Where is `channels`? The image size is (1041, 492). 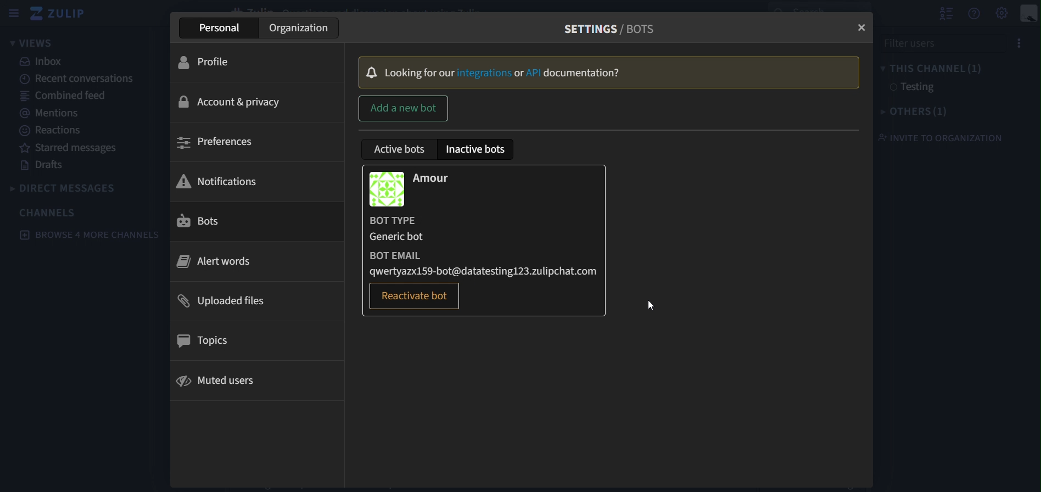 channels is located at coordinates (49, 213).